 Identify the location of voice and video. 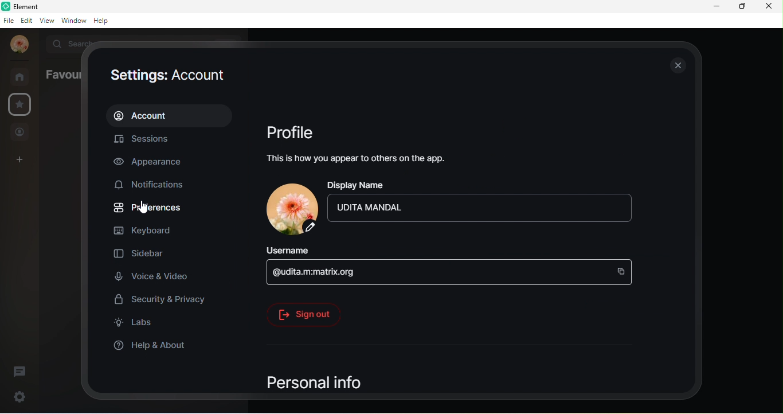
(157, 276).